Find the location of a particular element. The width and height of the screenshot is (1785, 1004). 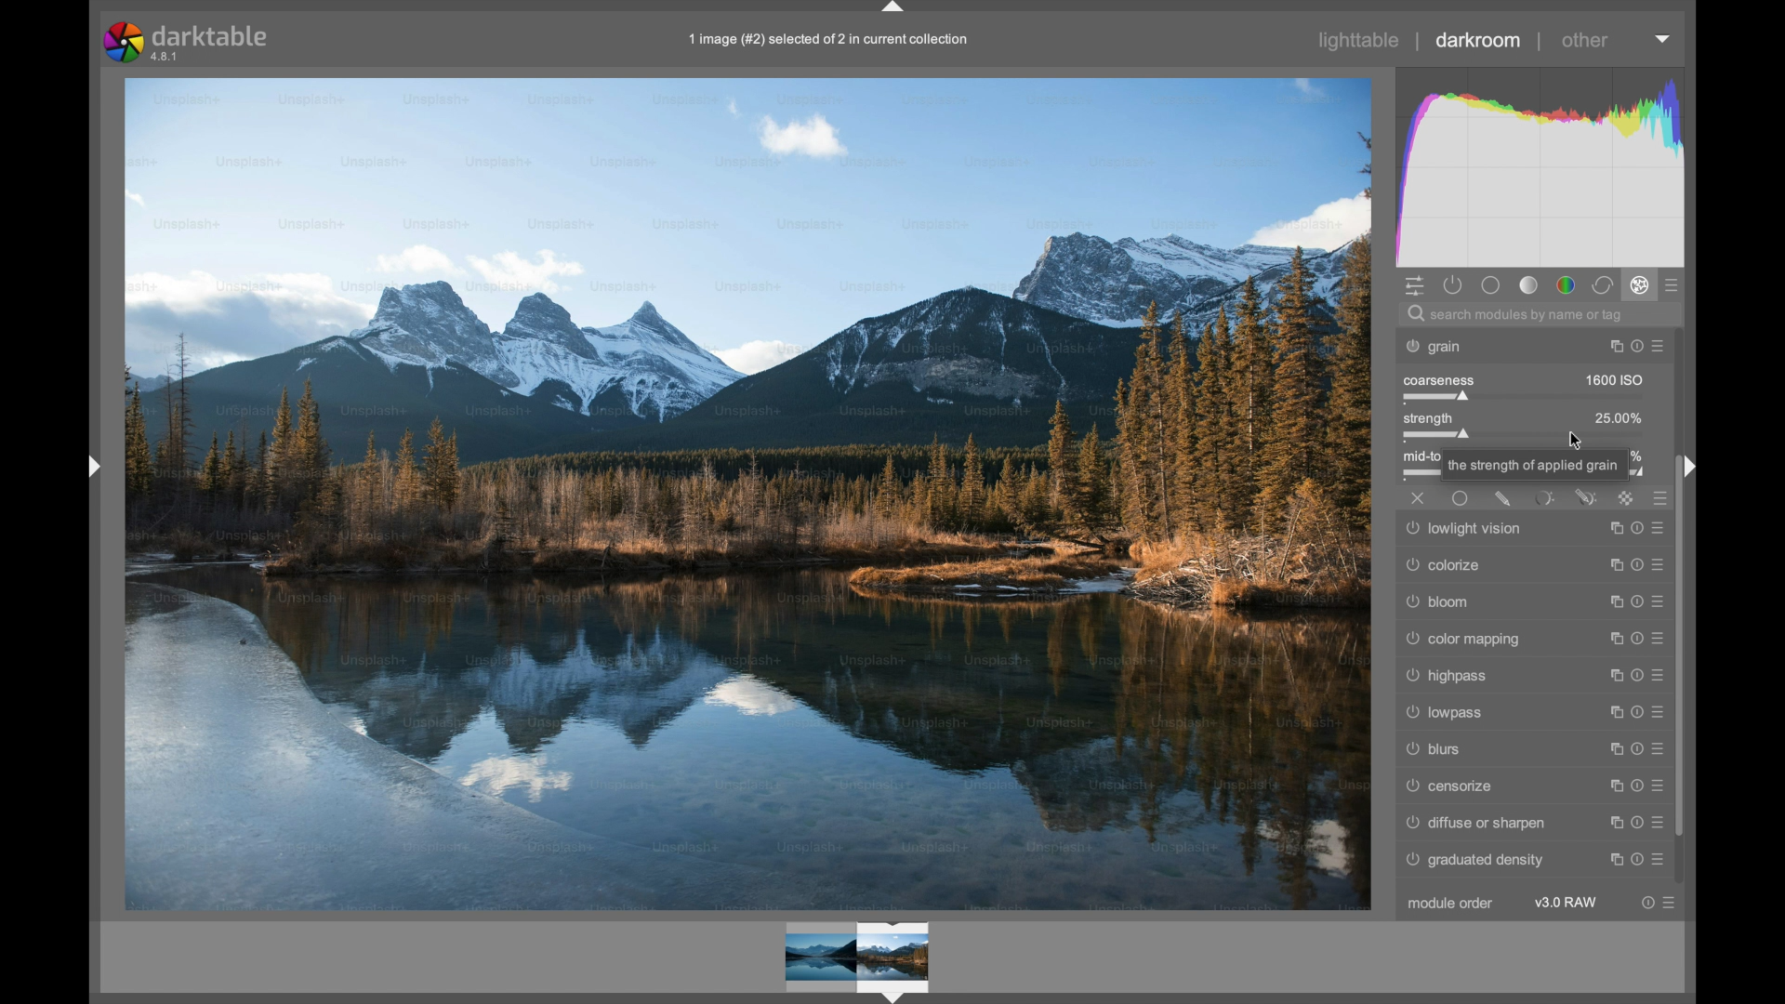

show active modules only is located at coordinates (1453, 286).